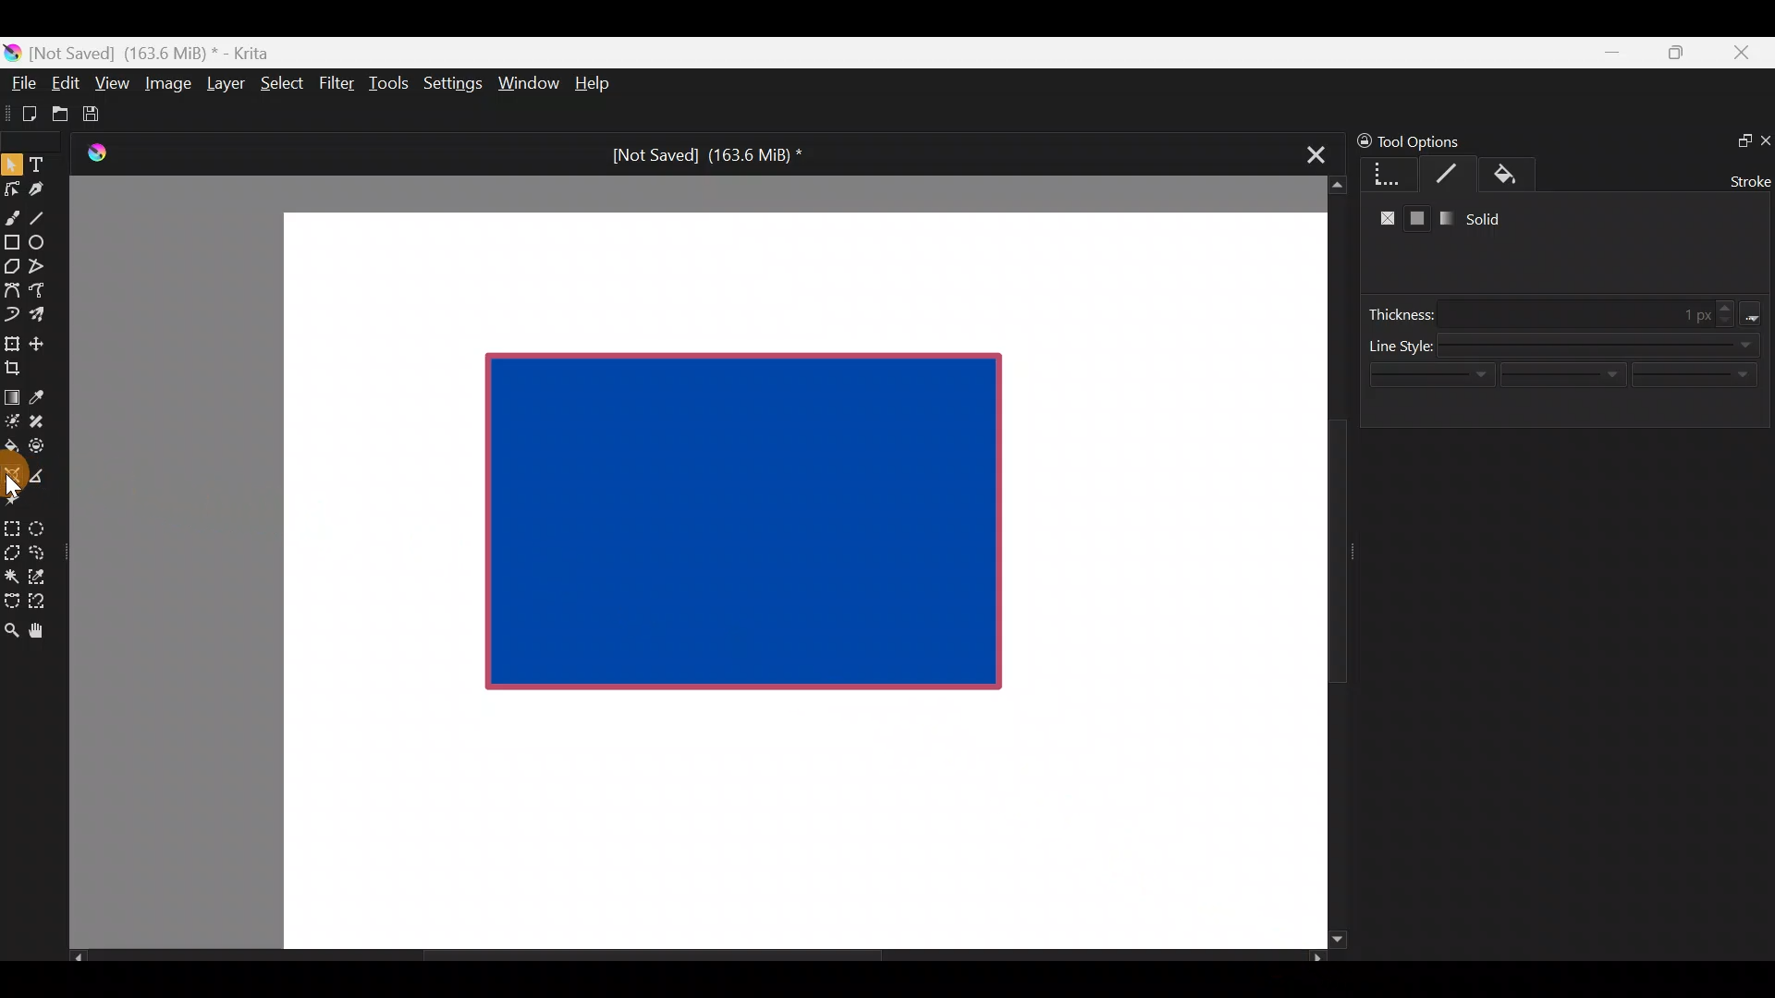  I want to click on Tools, so click(392, 84).